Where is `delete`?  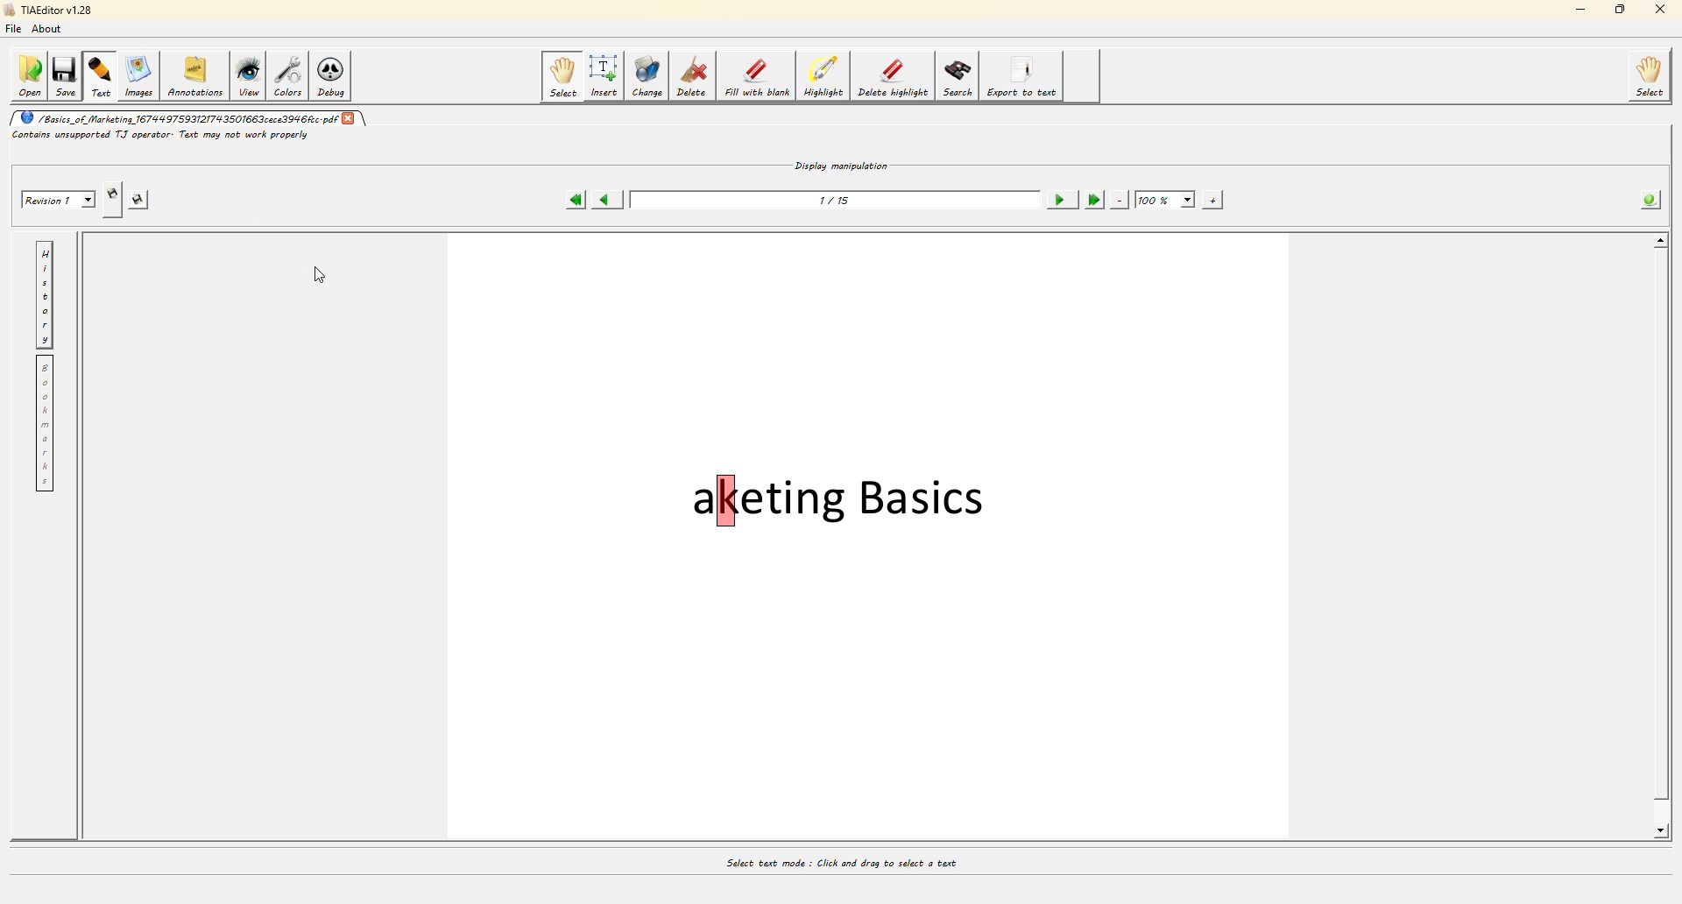 delete is located at coordinates (692, 75).